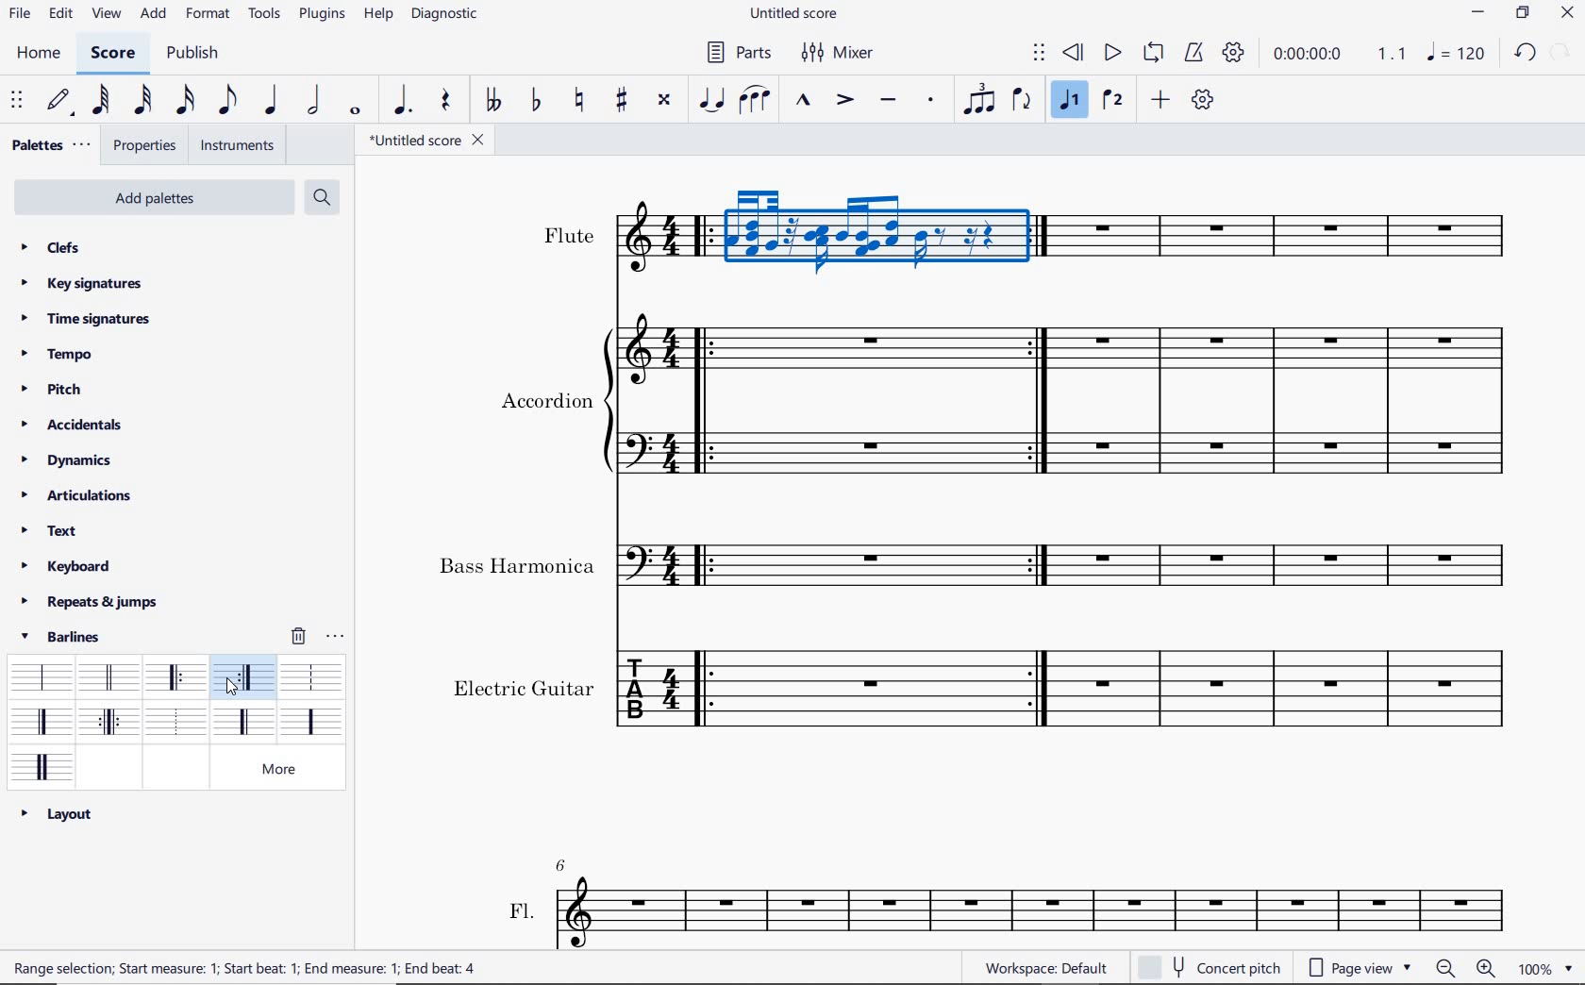  I want to click on clefs, so click(48, 246).